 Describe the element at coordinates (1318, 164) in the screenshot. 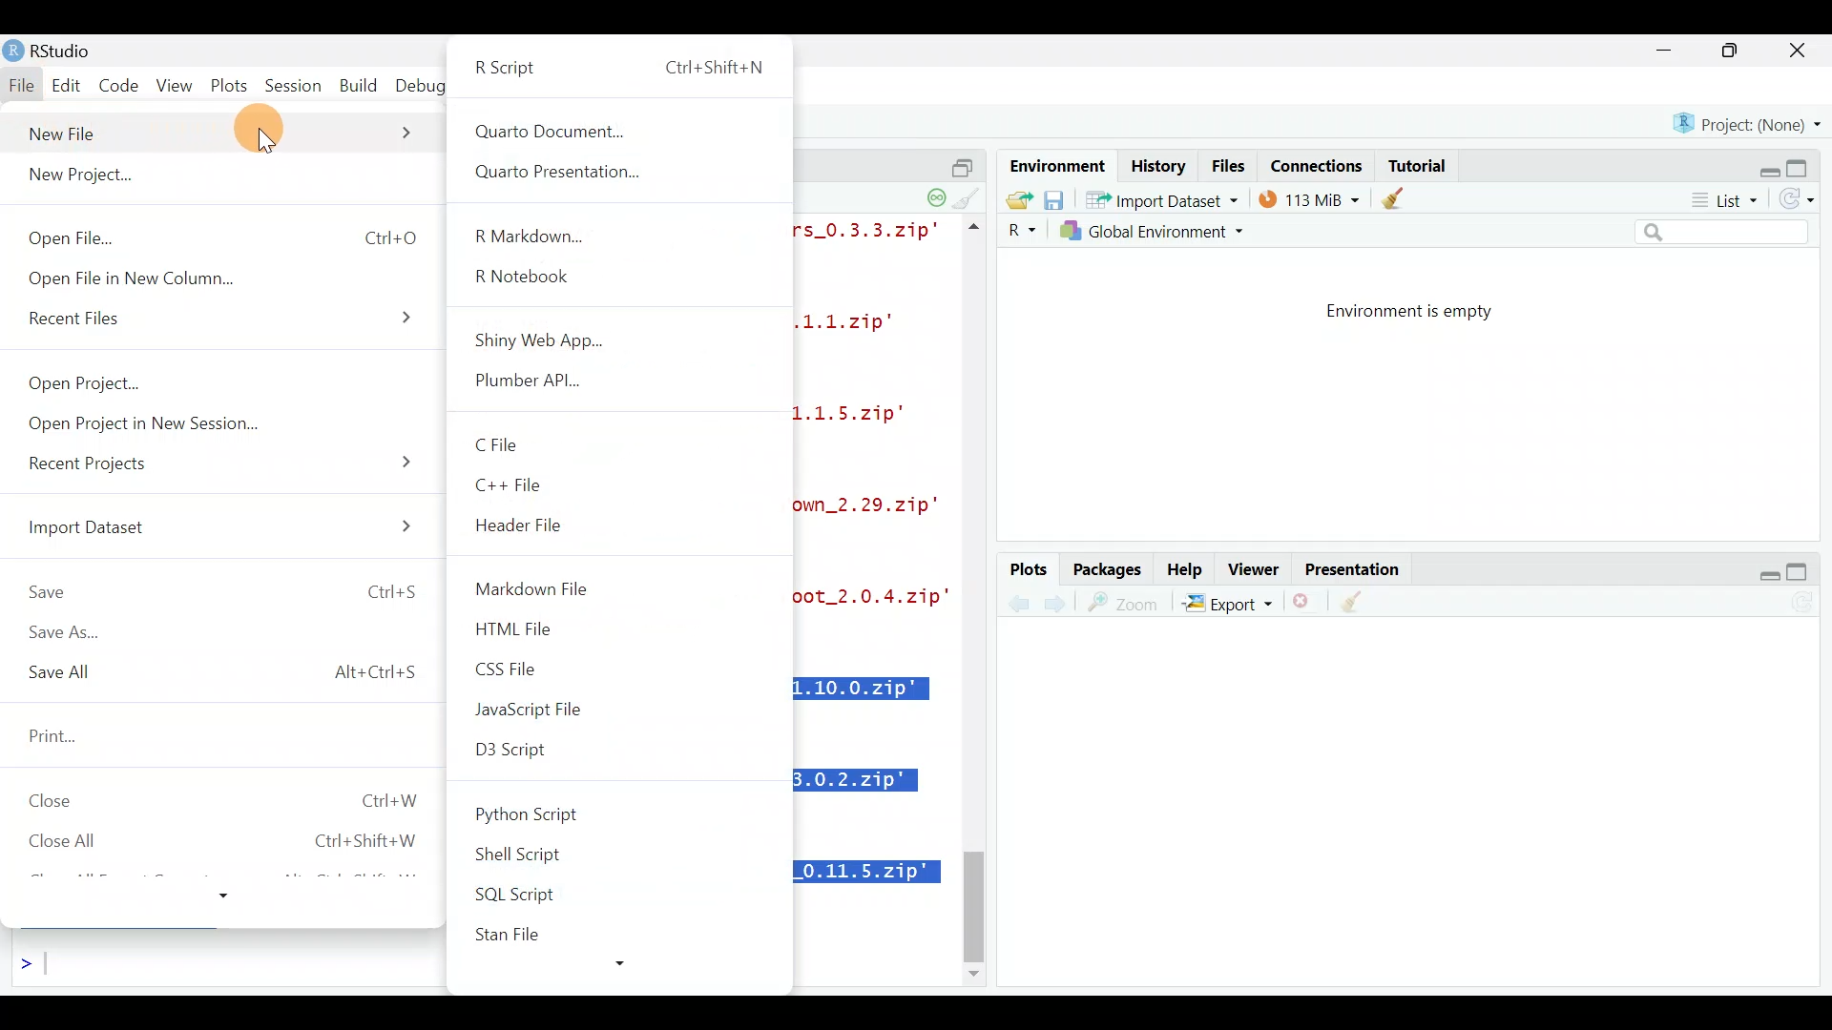

I see `Connections` at that location.